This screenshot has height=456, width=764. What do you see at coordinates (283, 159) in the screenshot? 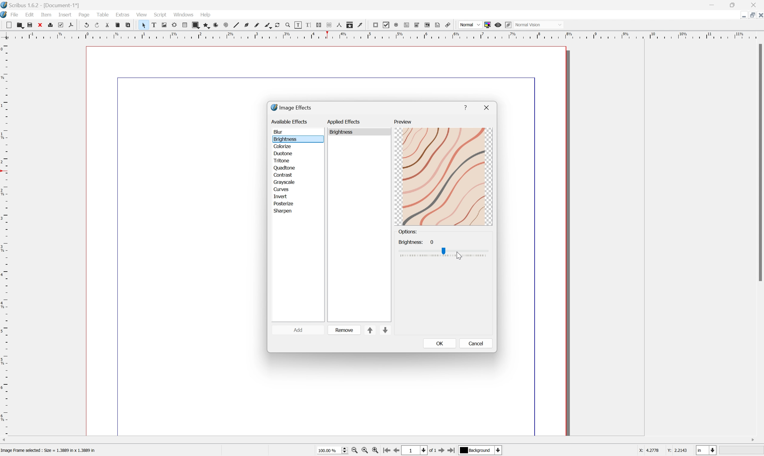
I see `tritone` at bounding box center [283, 159].